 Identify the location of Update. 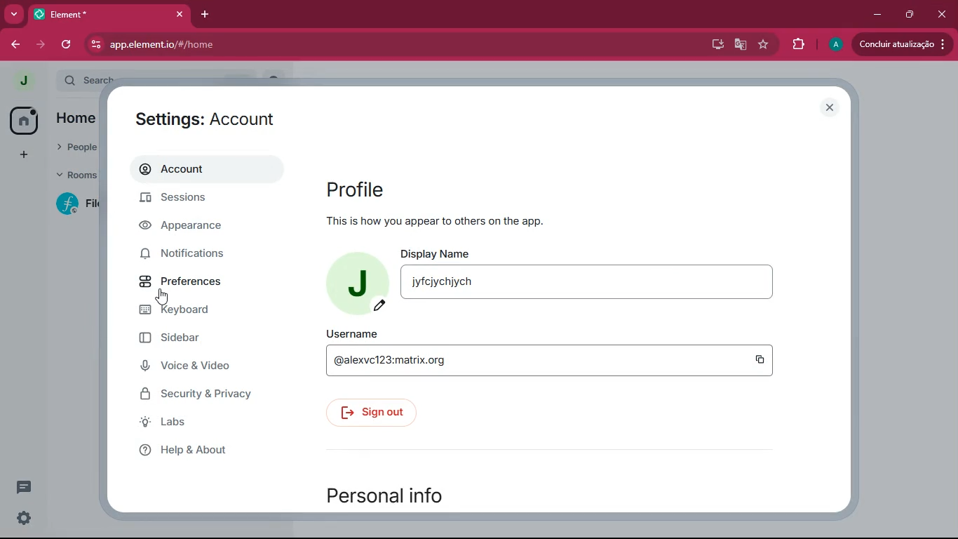
(904, 44).